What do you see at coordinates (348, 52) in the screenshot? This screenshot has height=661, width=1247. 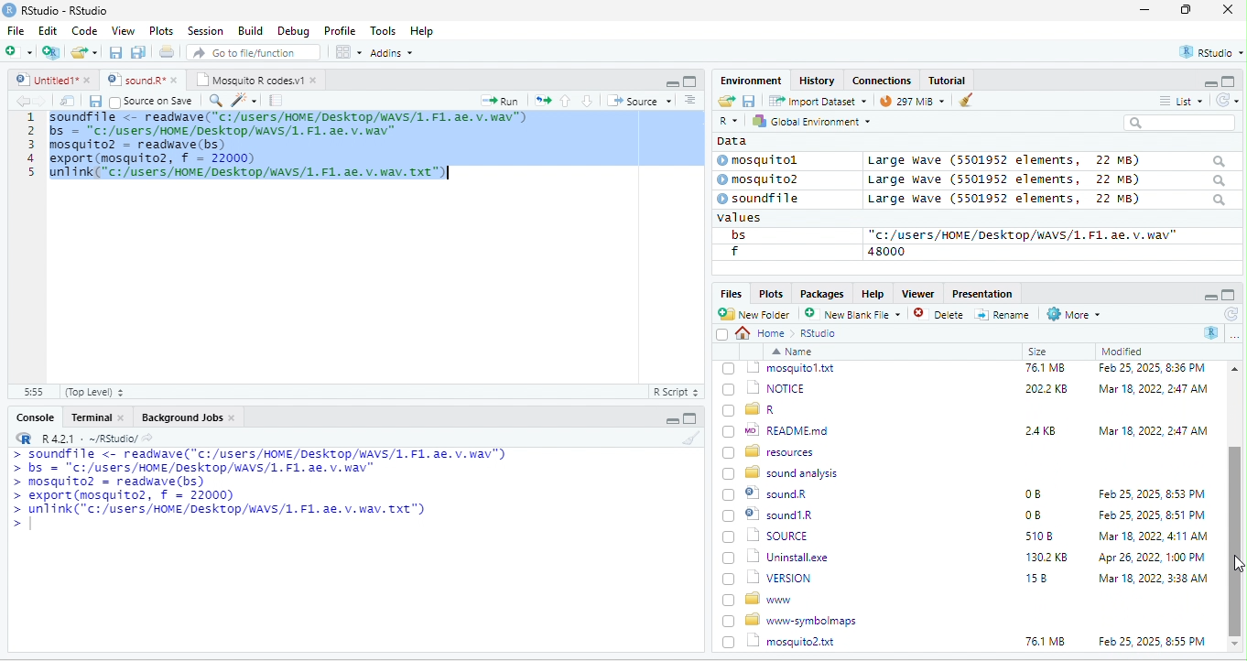 I see `view` at bounding box center [348, 52].